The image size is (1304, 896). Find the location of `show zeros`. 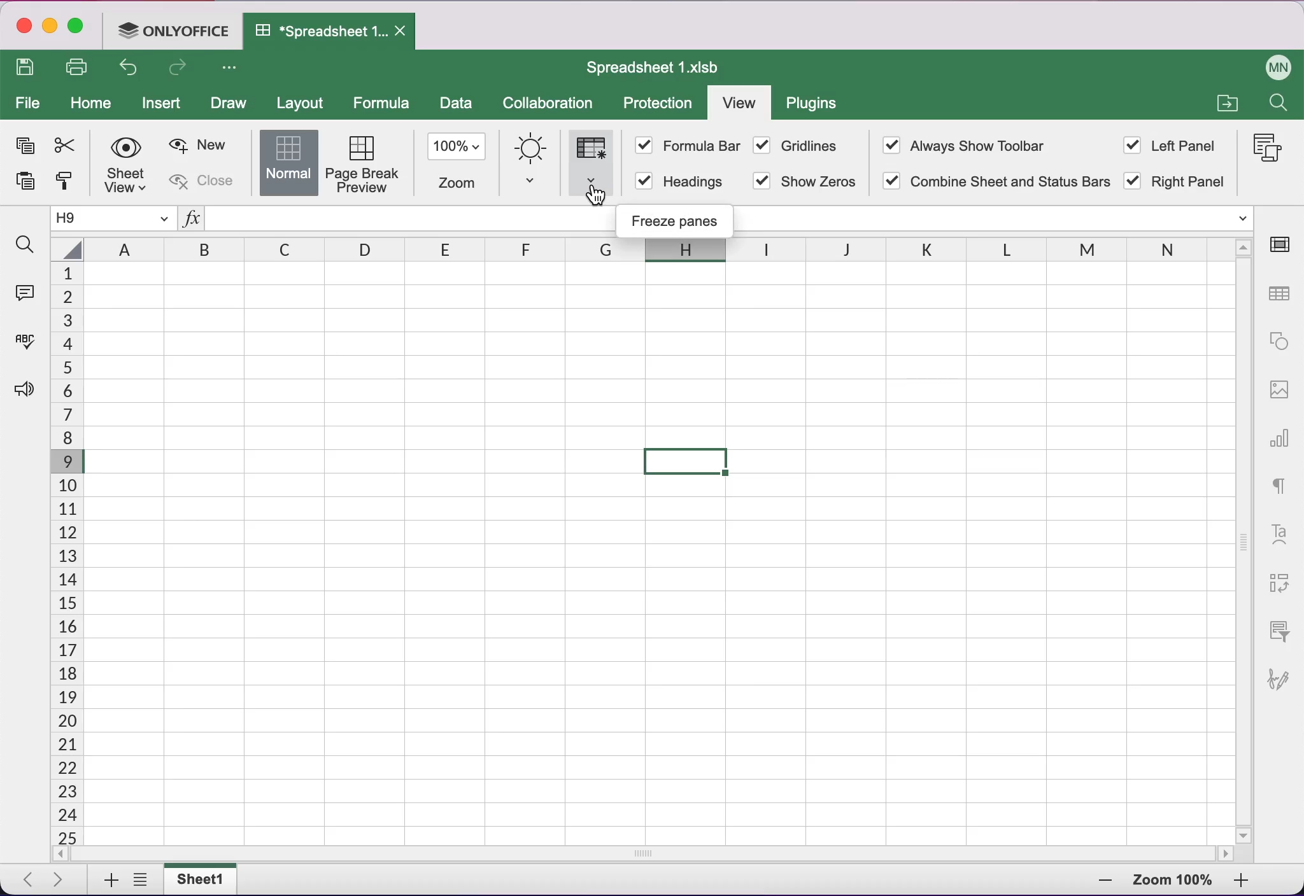

show zeros is located at coordinates (806, 184).